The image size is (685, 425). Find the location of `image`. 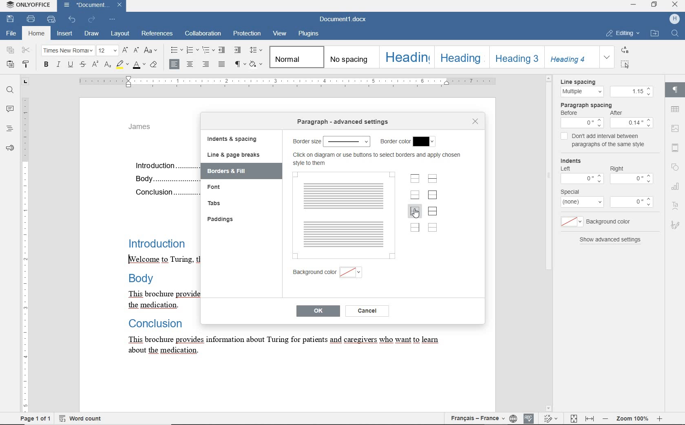

image is located at coordinates (676, 128).